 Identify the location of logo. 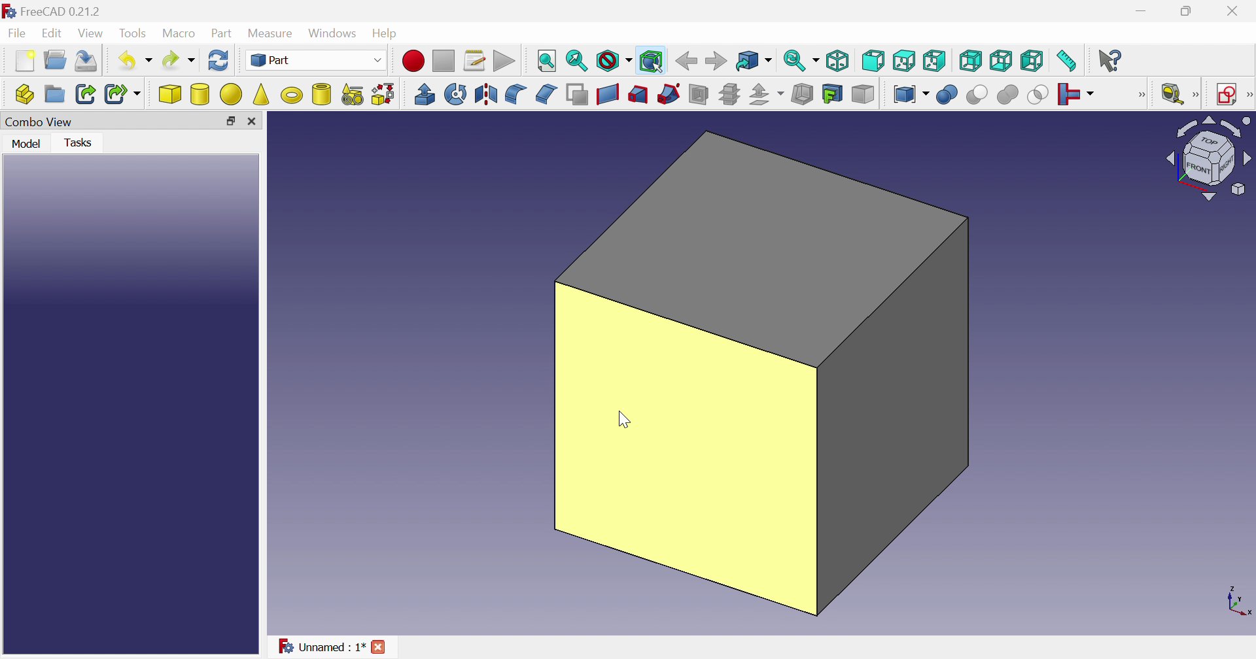
(9, 11).